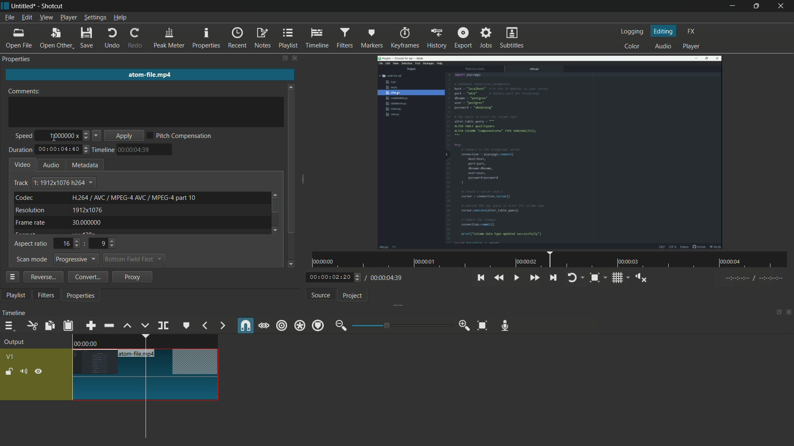 This screenshot has height=446, width=794. What do you see at coordinates (292, 162) in the screenshot?
I see `scroll bar` at bounding box center [292, 162].